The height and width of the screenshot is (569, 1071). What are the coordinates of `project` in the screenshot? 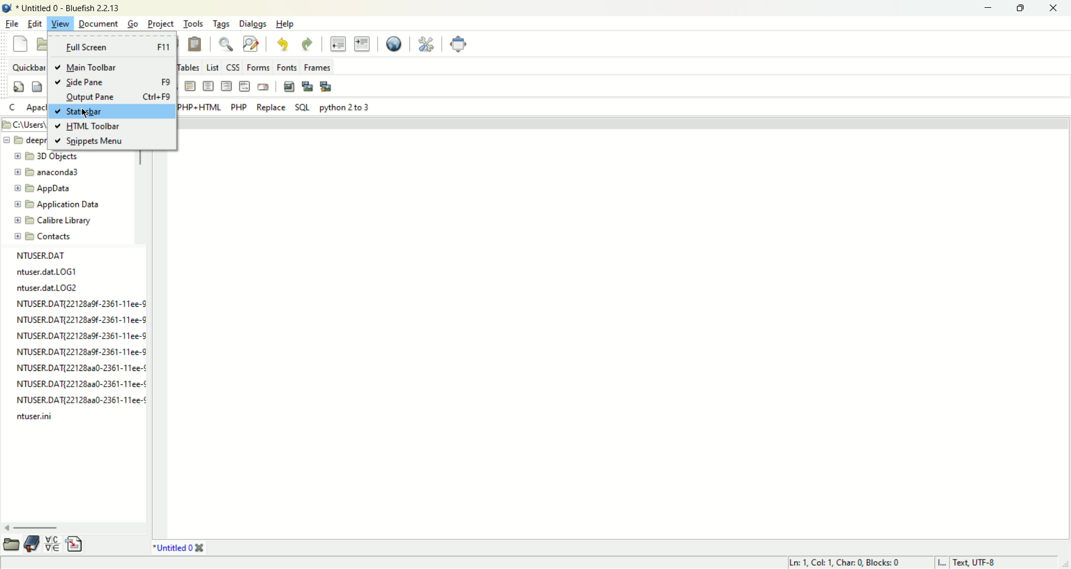 It's located at (161, 24).